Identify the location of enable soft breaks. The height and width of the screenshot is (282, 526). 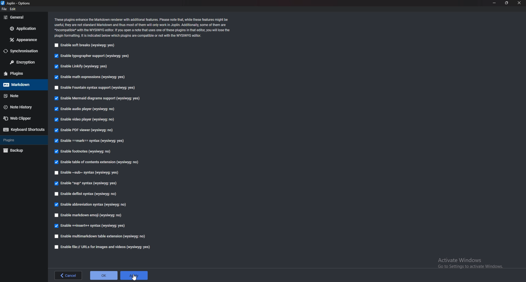
(85, 45).